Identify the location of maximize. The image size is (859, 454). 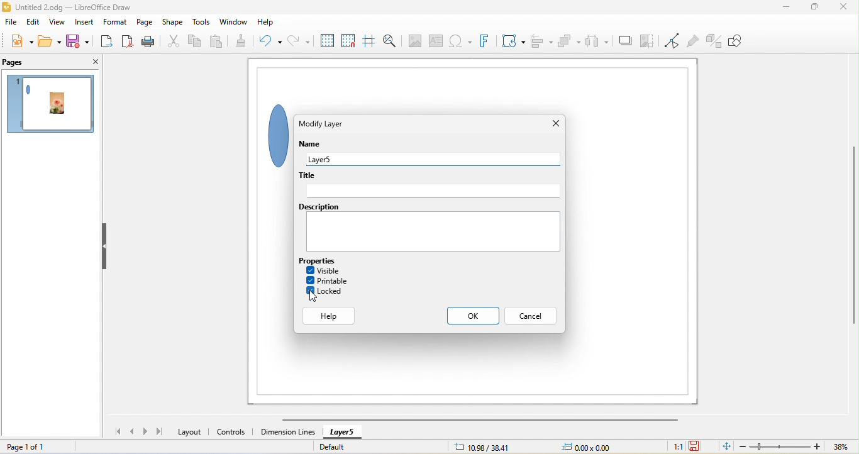
(811, 9).